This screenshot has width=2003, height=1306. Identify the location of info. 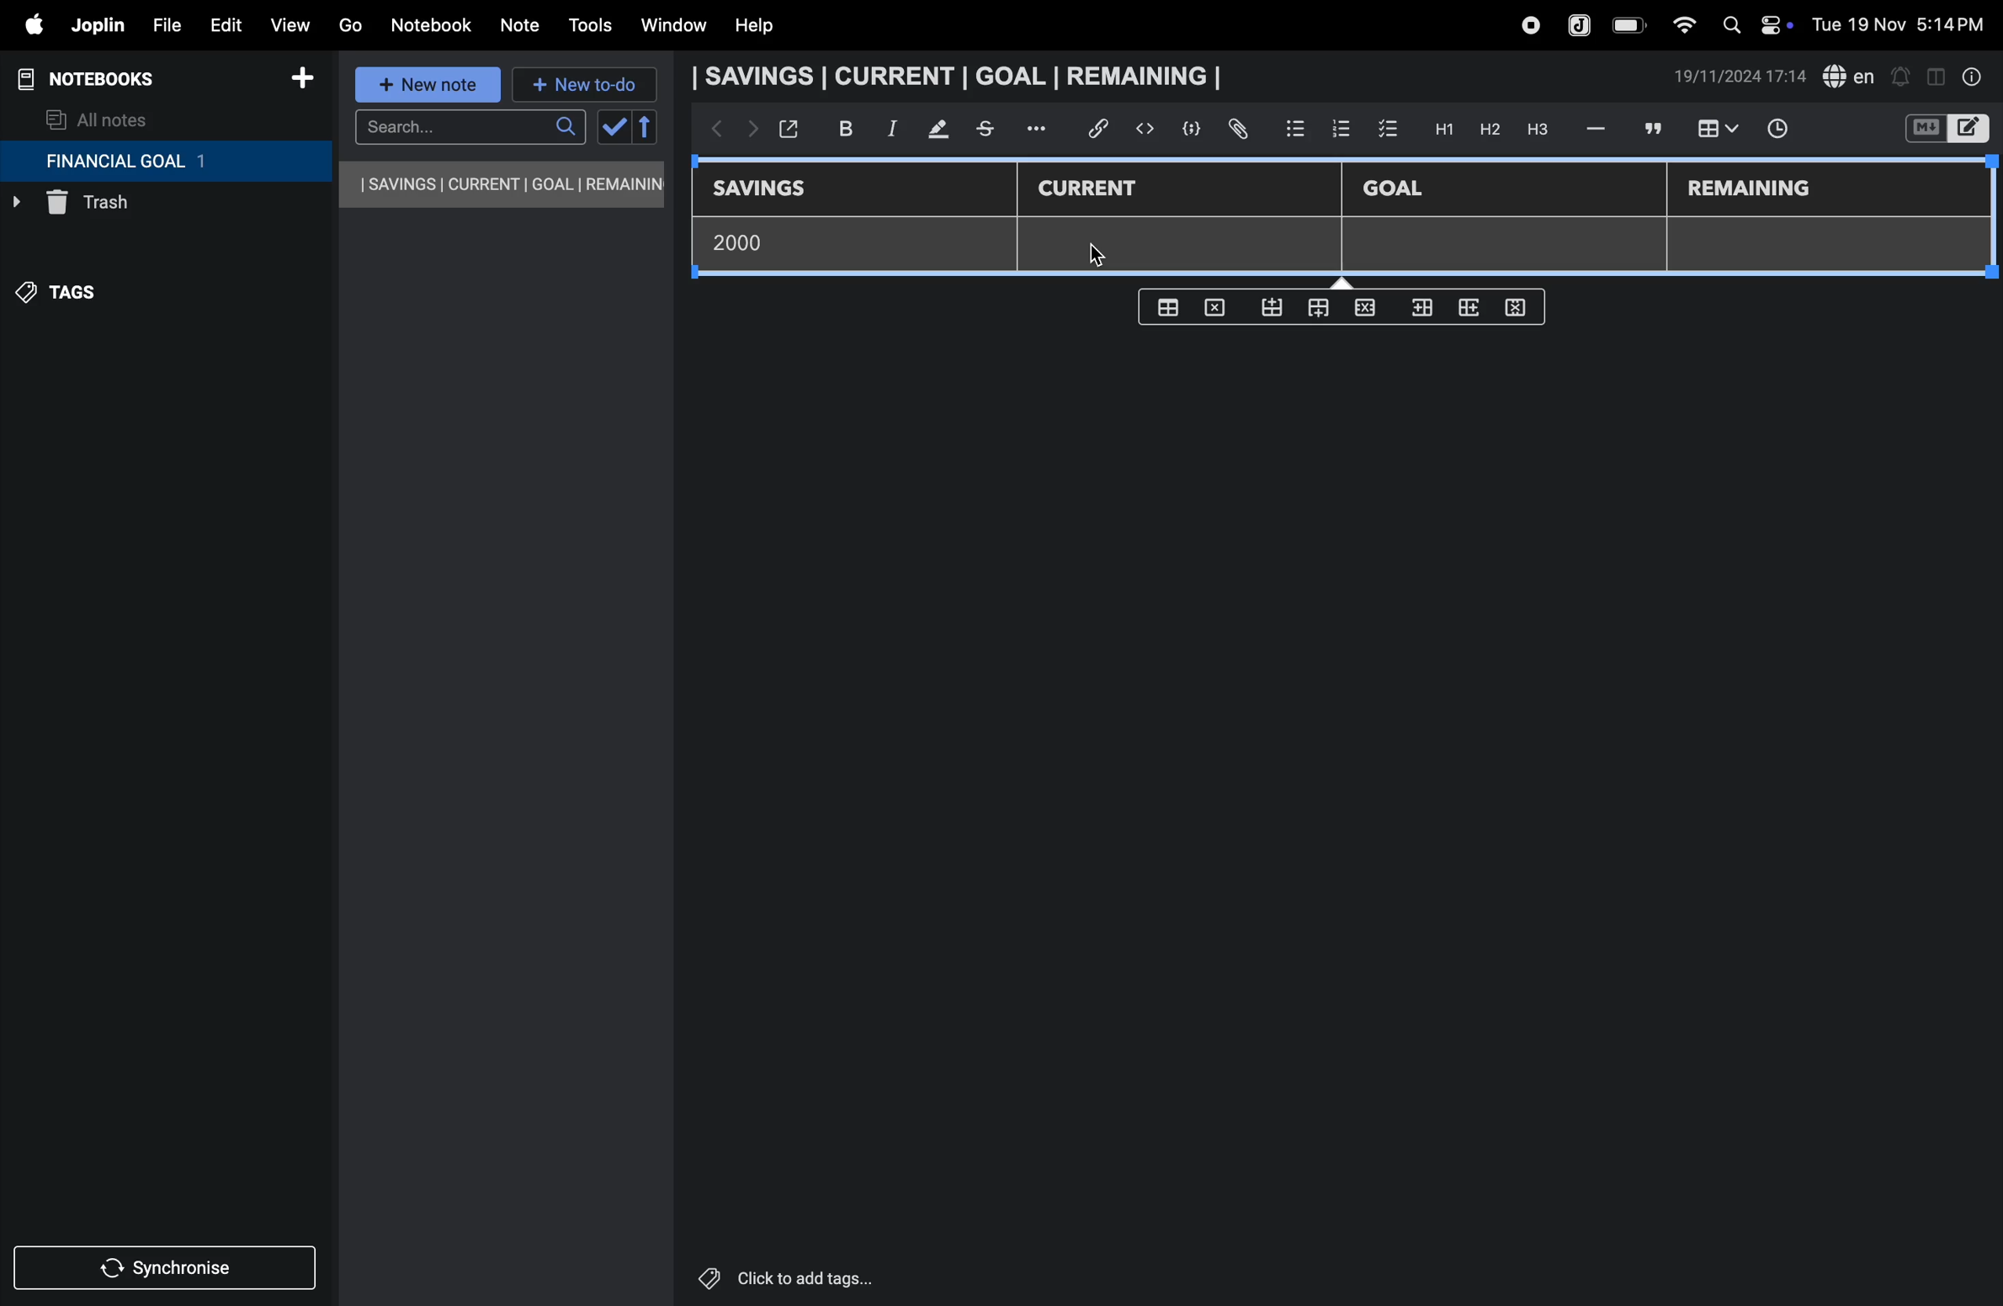
(1974, 77).